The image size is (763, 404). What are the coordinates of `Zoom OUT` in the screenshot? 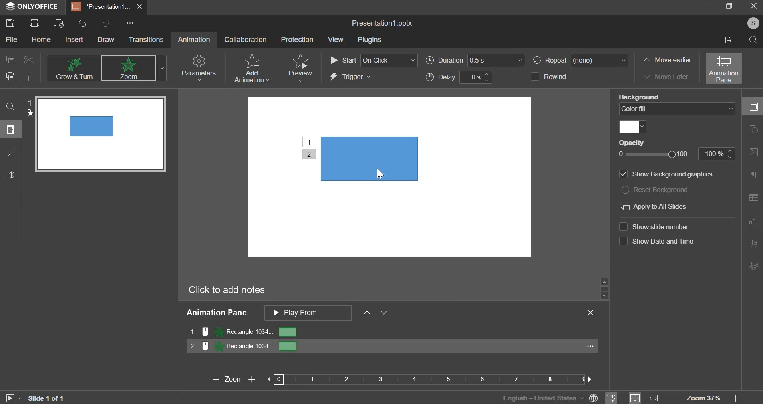 It's located at (215, 380).